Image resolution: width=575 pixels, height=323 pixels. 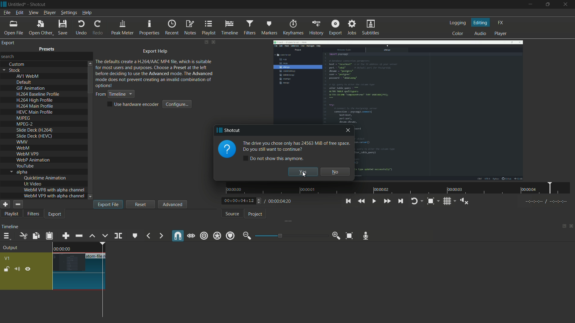 I want to click on skip to the next point, so click(x=401, y=201).